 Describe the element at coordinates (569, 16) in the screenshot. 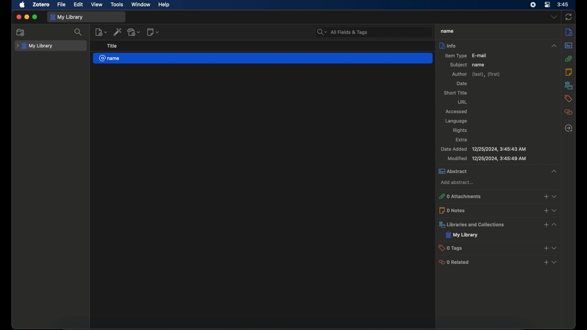

I see `sync` at that location.